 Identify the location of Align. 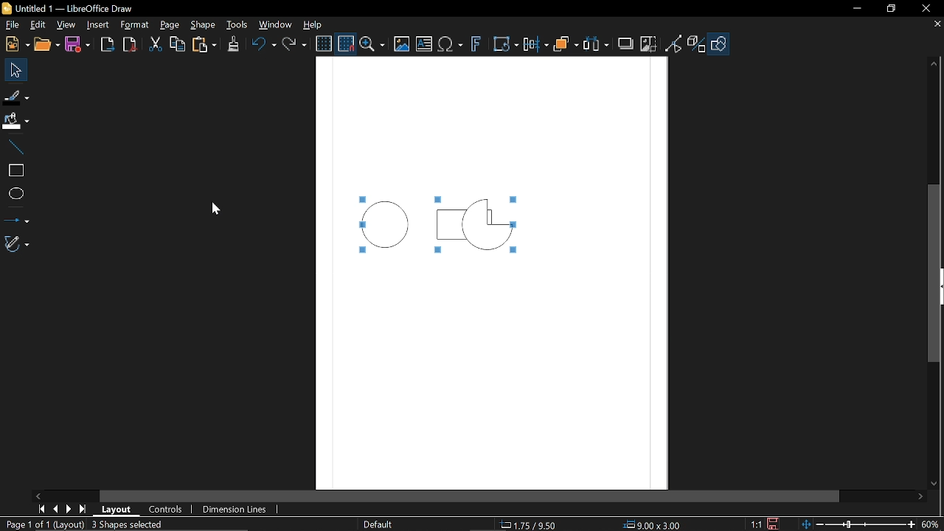
(535, 44).